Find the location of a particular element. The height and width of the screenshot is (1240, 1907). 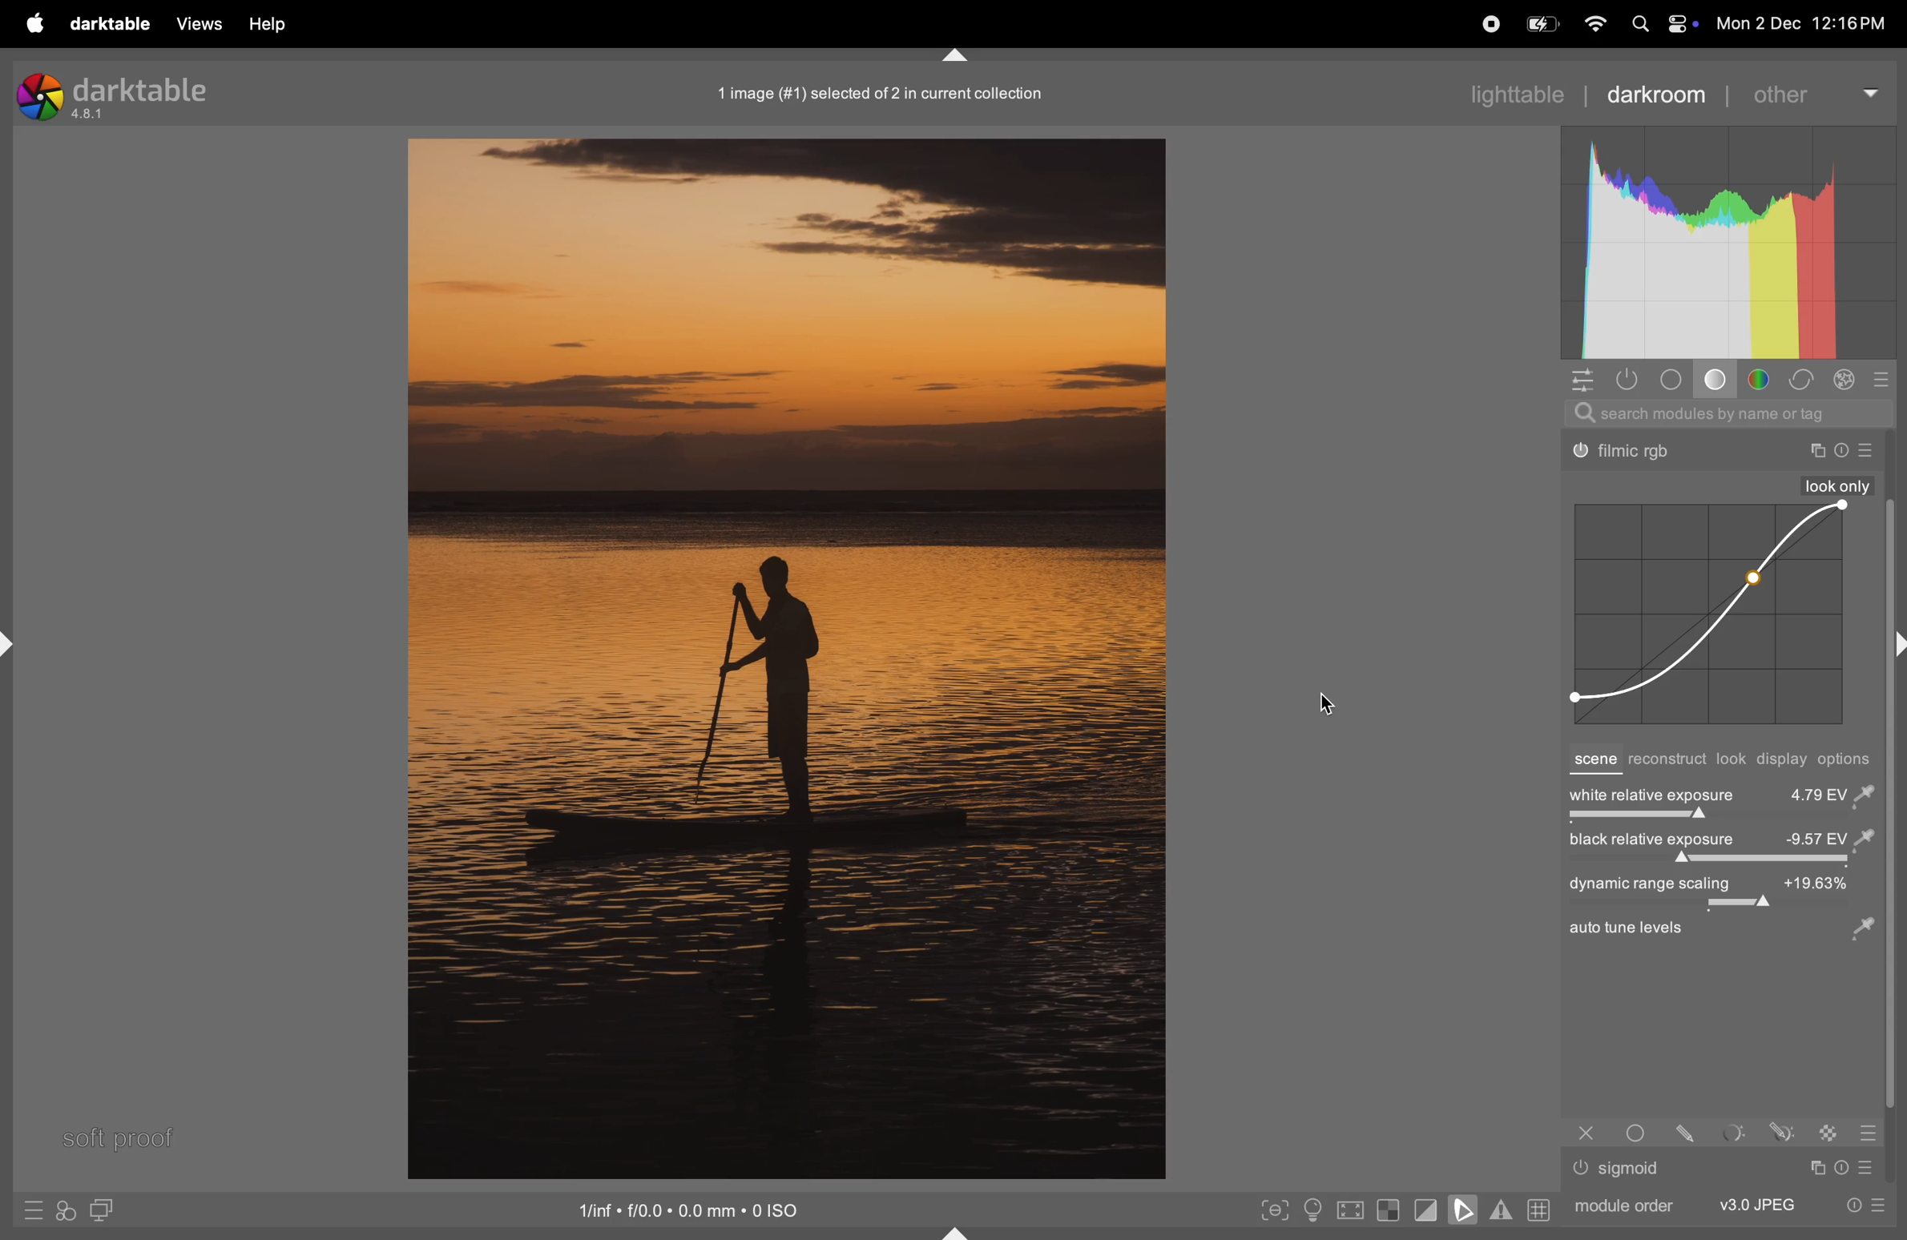

 is located at coordinates (1736, 1133).